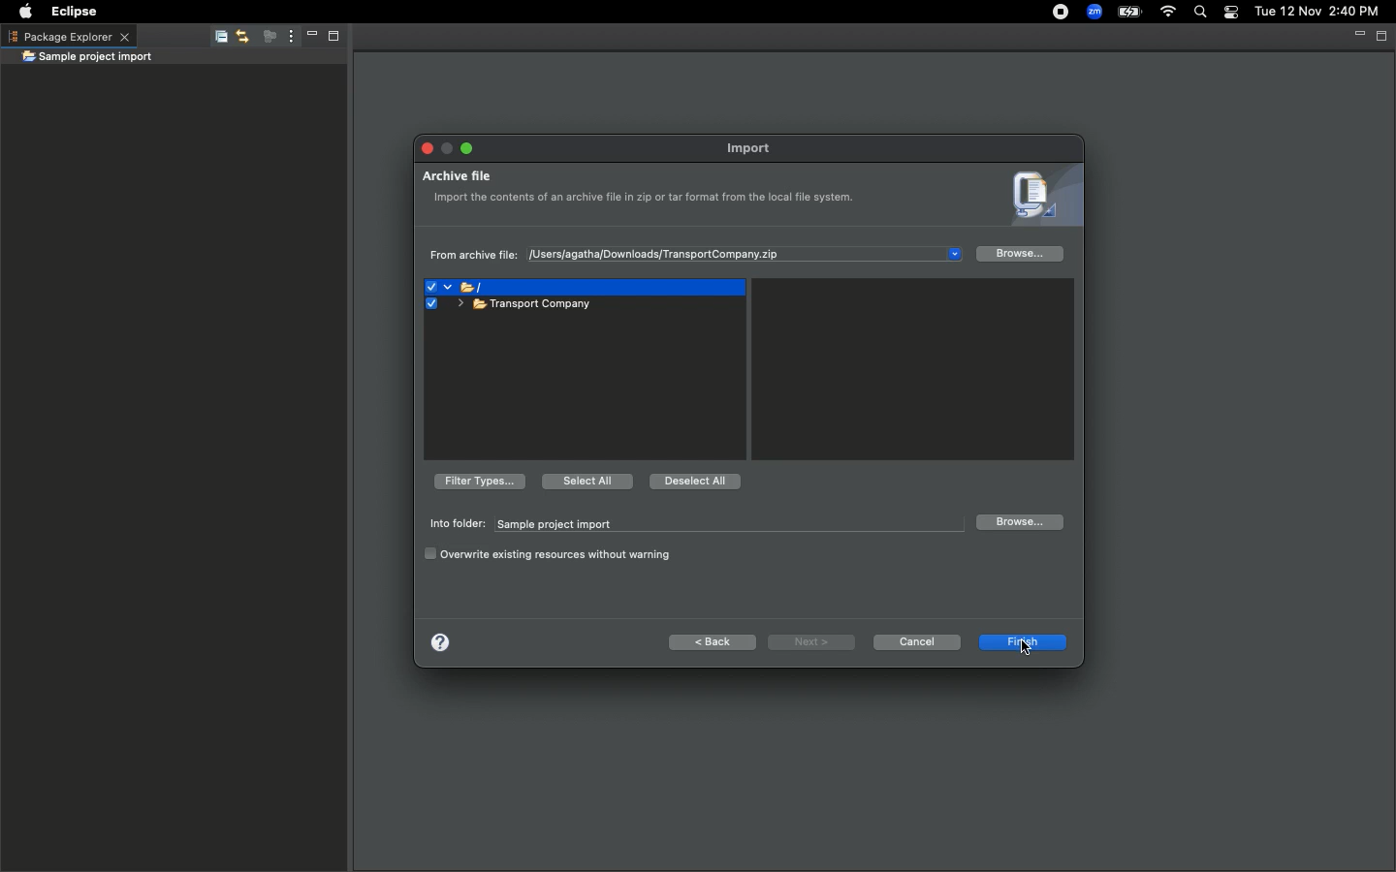 Image resolution: width=1396 pixels, height=872 pixels. I want to click on Minimize, so click(1357, 35).